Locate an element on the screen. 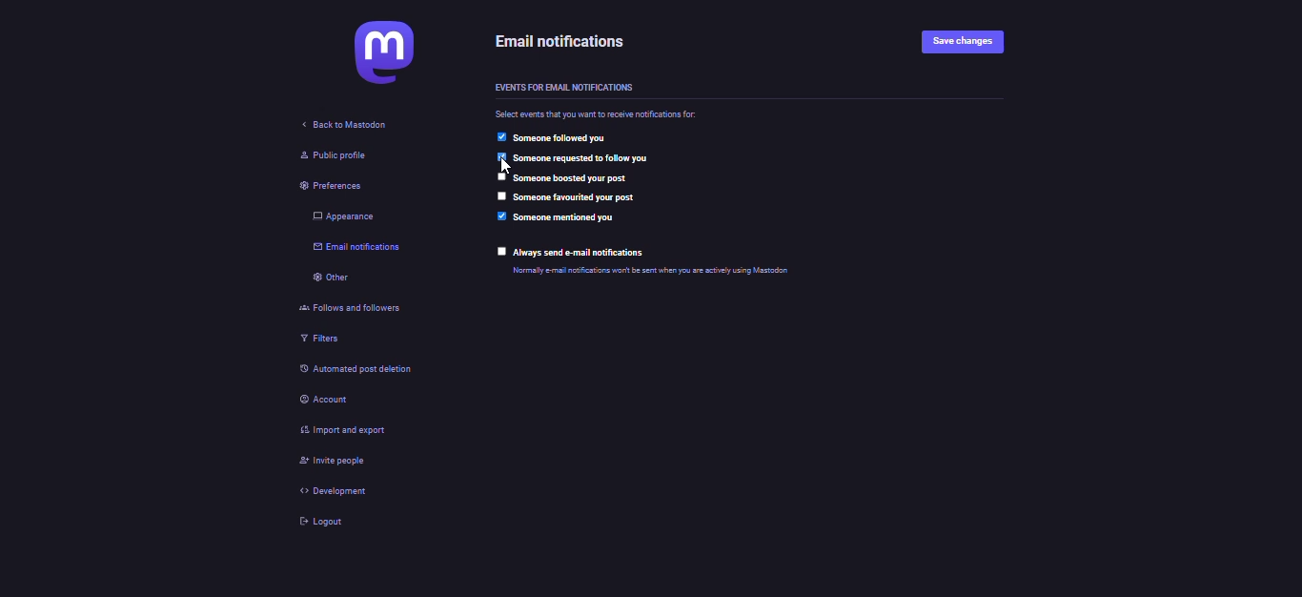  select events is located at coordinates (602, 113).